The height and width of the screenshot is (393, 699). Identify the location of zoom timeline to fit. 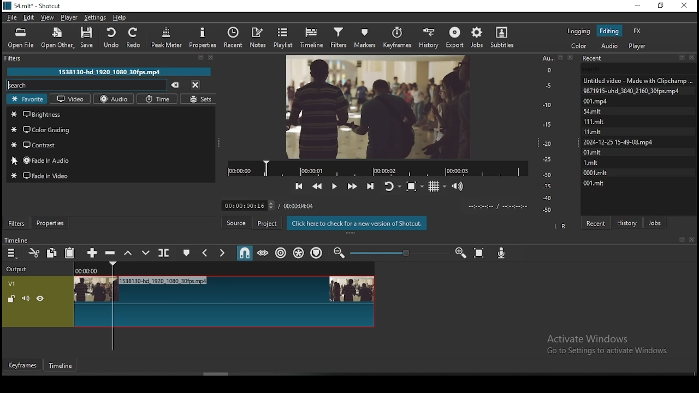
(481, 254).